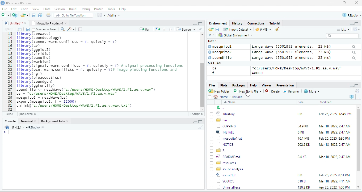 This screenshot has width=362, height=192. I want to click on rstudio, so click(351, 15).